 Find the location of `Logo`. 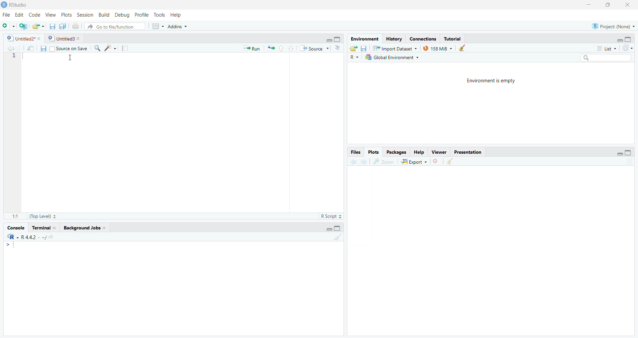

Logo is located at coordinates (4, 4).